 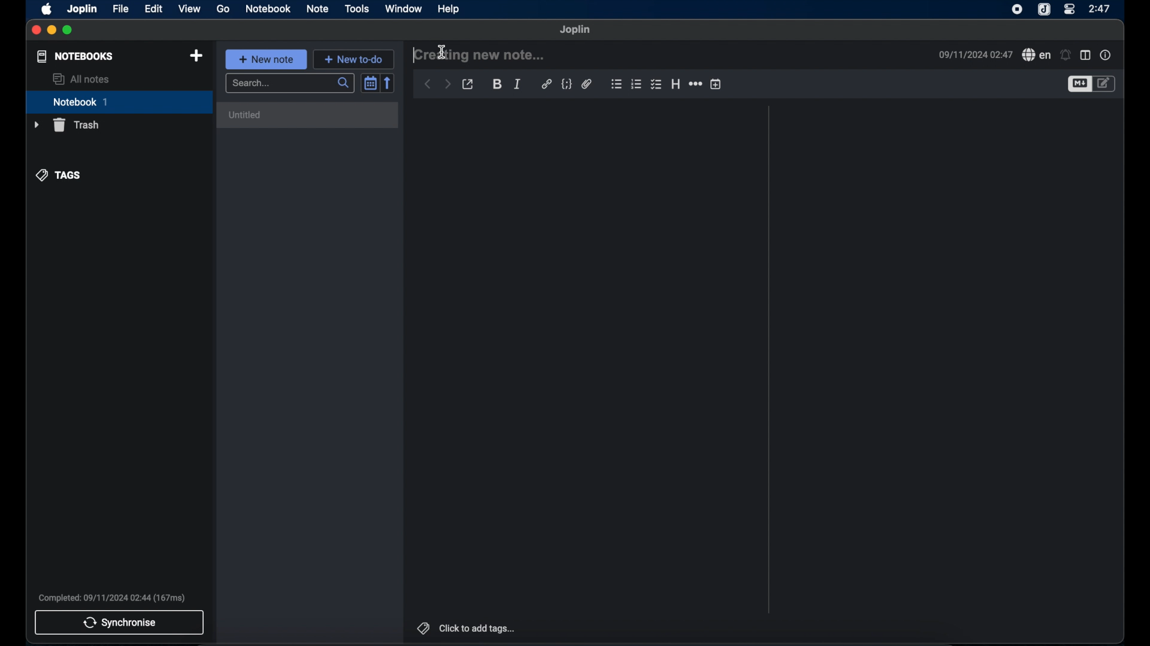 What do you see at coordinates (1100, 8) in the screenshot?
I see `2:47` at bounding box center [1100, 8].